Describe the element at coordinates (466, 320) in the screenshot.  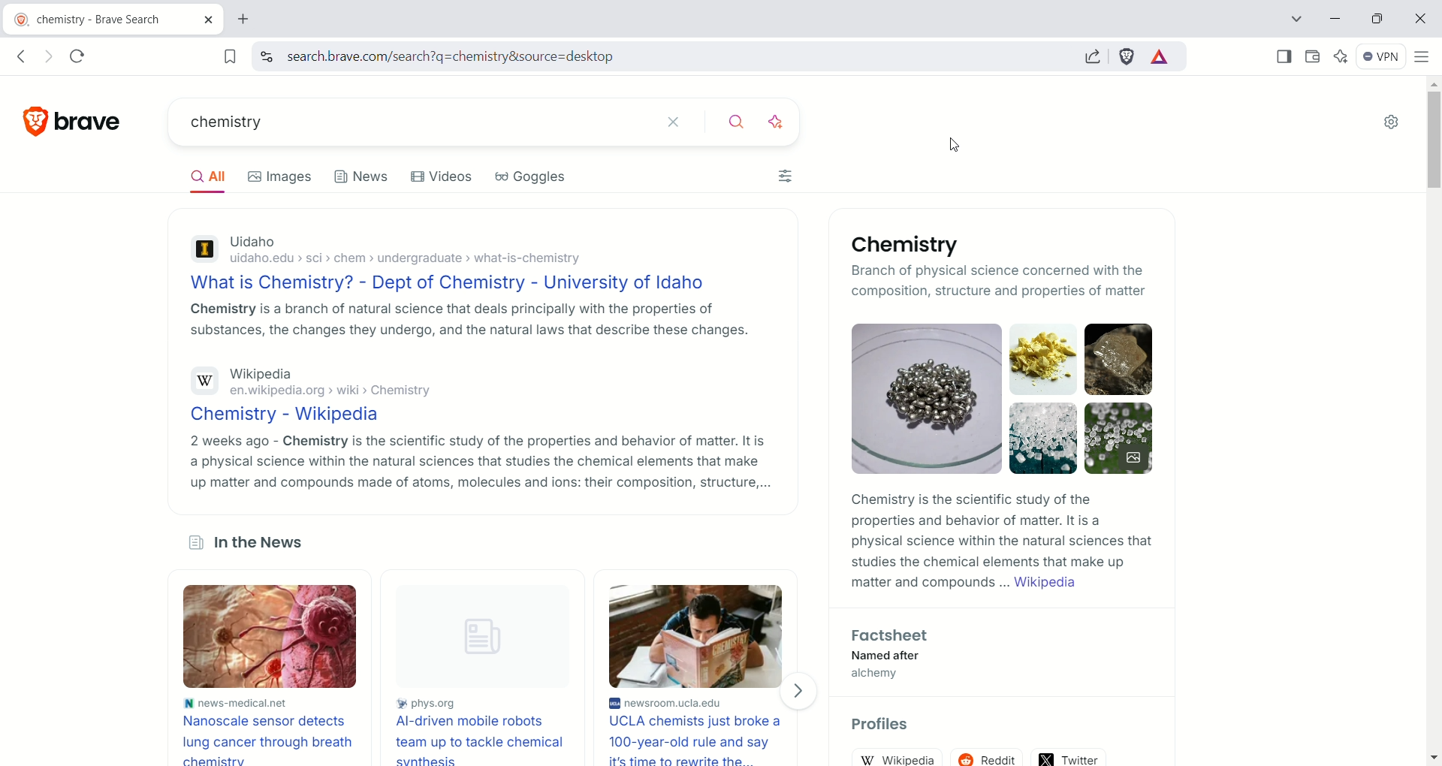
I see `Chemistry is a branch of natural science that deals principally with the properties of substances, the changes they undergo, and the natural laws that describe these changes.` at that location.